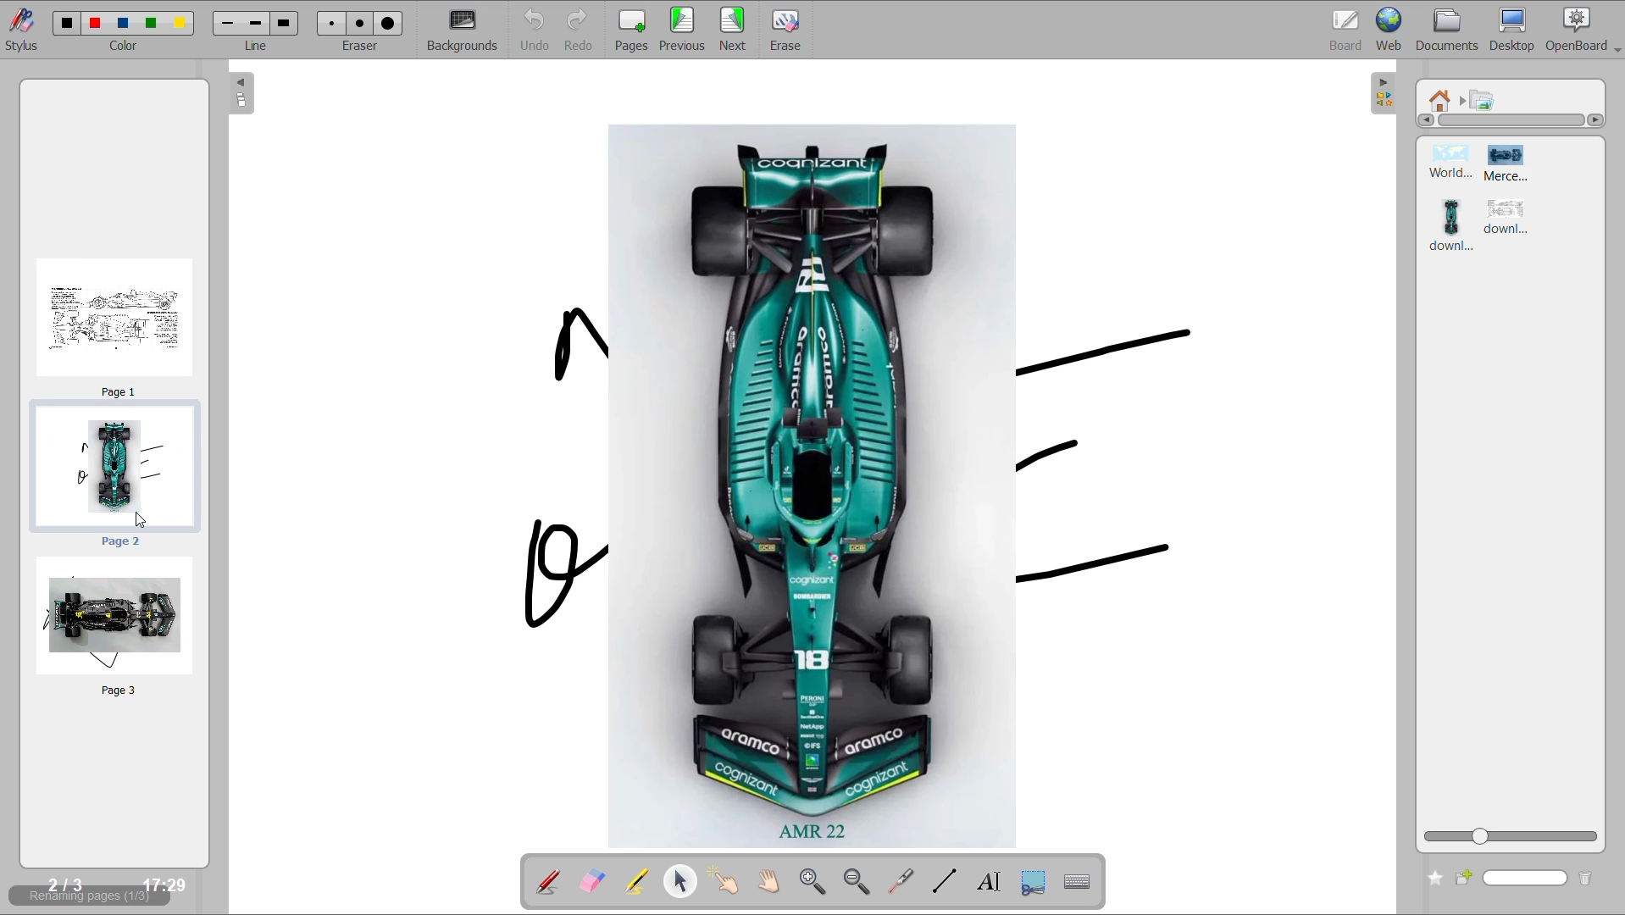 This screenshot has height=915, width=1625. I want to click on rearranged page 2, so click(117, 479).